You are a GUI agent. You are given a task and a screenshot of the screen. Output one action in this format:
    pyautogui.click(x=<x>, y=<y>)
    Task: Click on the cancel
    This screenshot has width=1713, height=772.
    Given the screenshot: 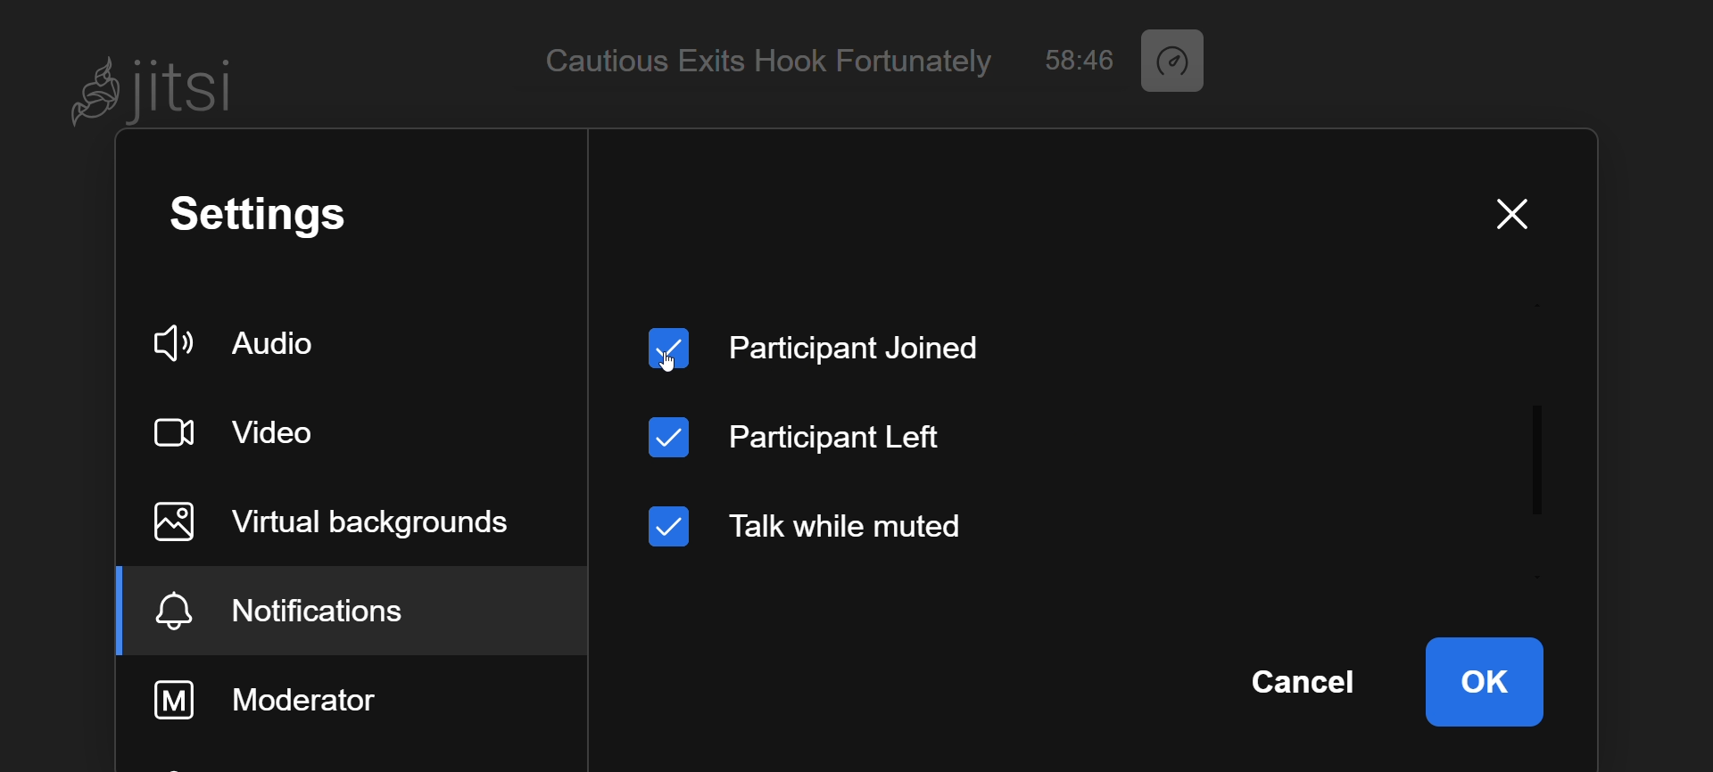 What is the action you would take?
    pyautogui.click(x=1302, y=678)
    